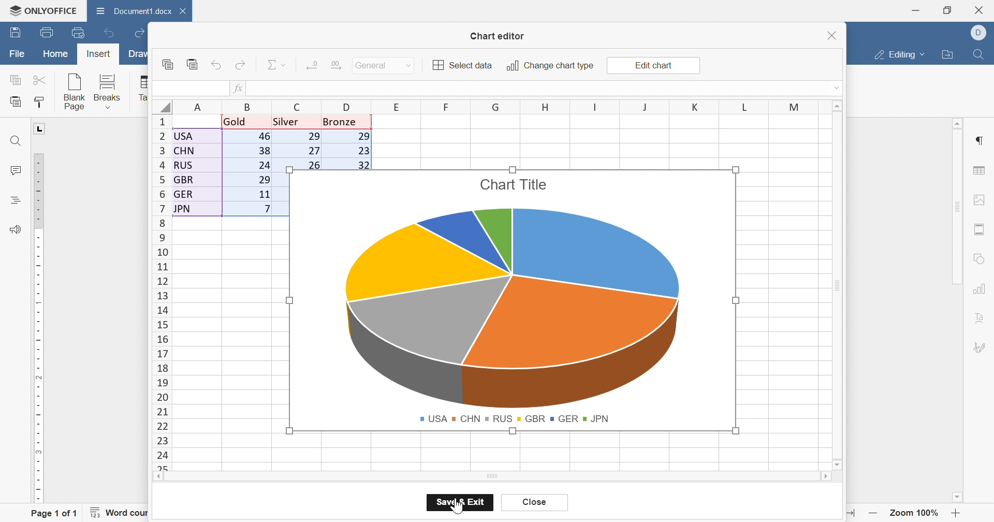  I want to click on General, so click(370, 65).